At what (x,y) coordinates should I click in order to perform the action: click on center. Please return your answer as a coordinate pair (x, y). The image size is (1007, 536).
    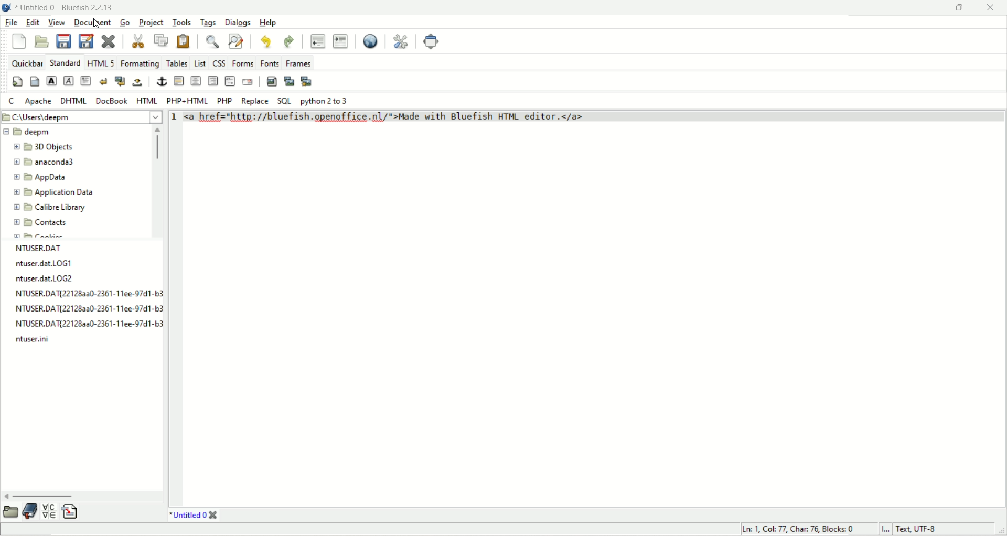
    Looking at the image, I should click on (196, 81).